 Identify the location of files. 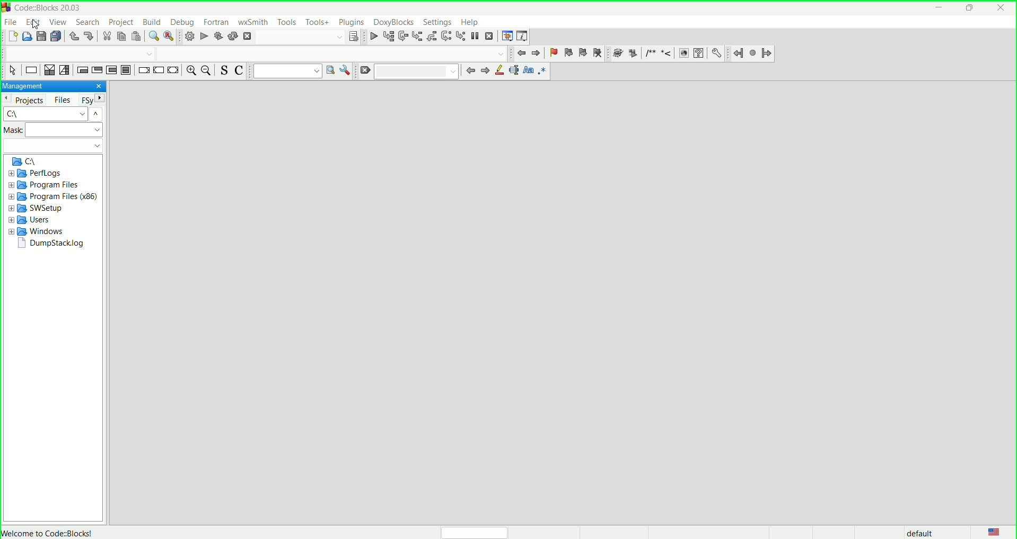
(62, 100).